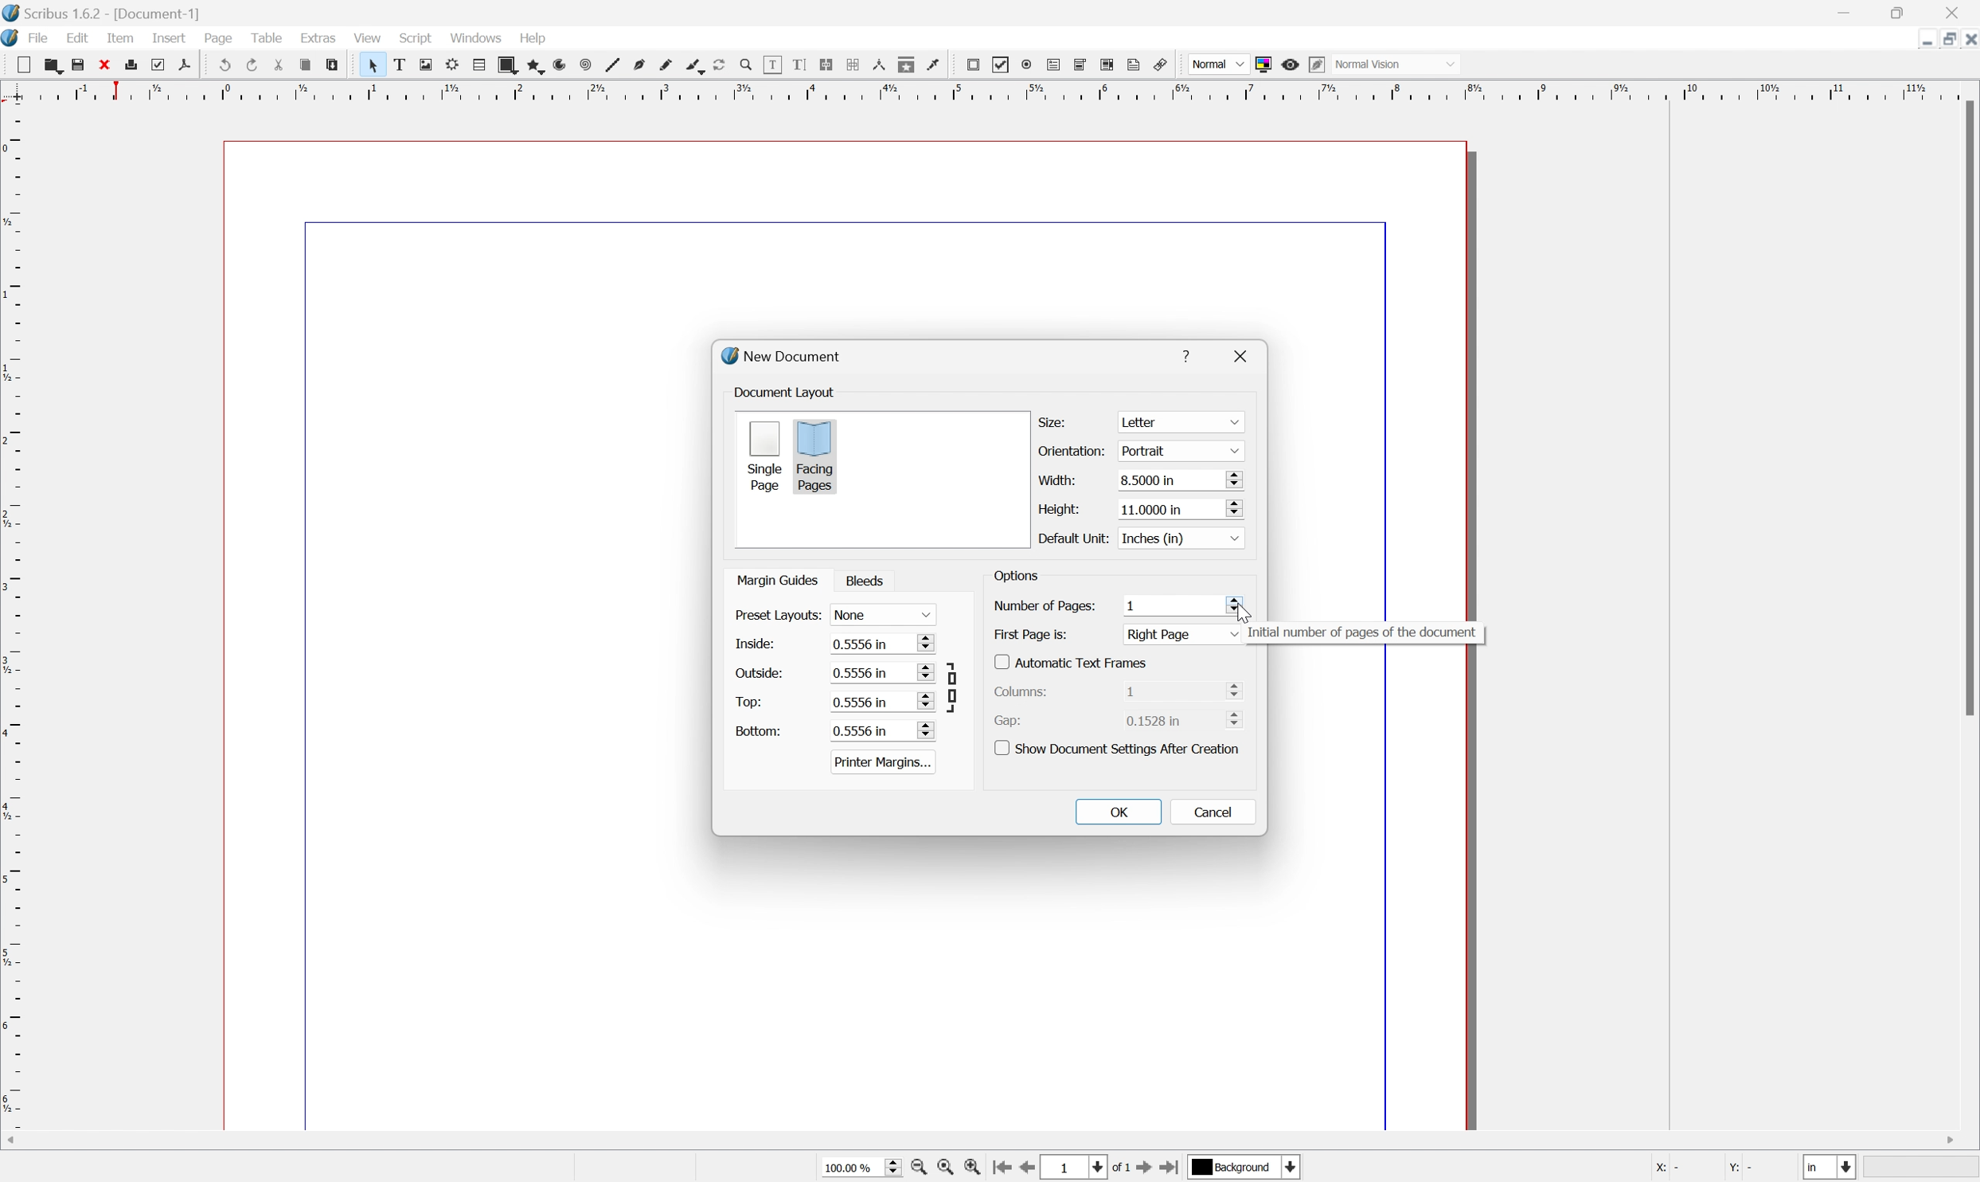 Image resolution: width=1980 pixels, height=1182 pixels. Describe the element at coordinates (971, 65) in the screenshot. I see `PDF push button` at that location.